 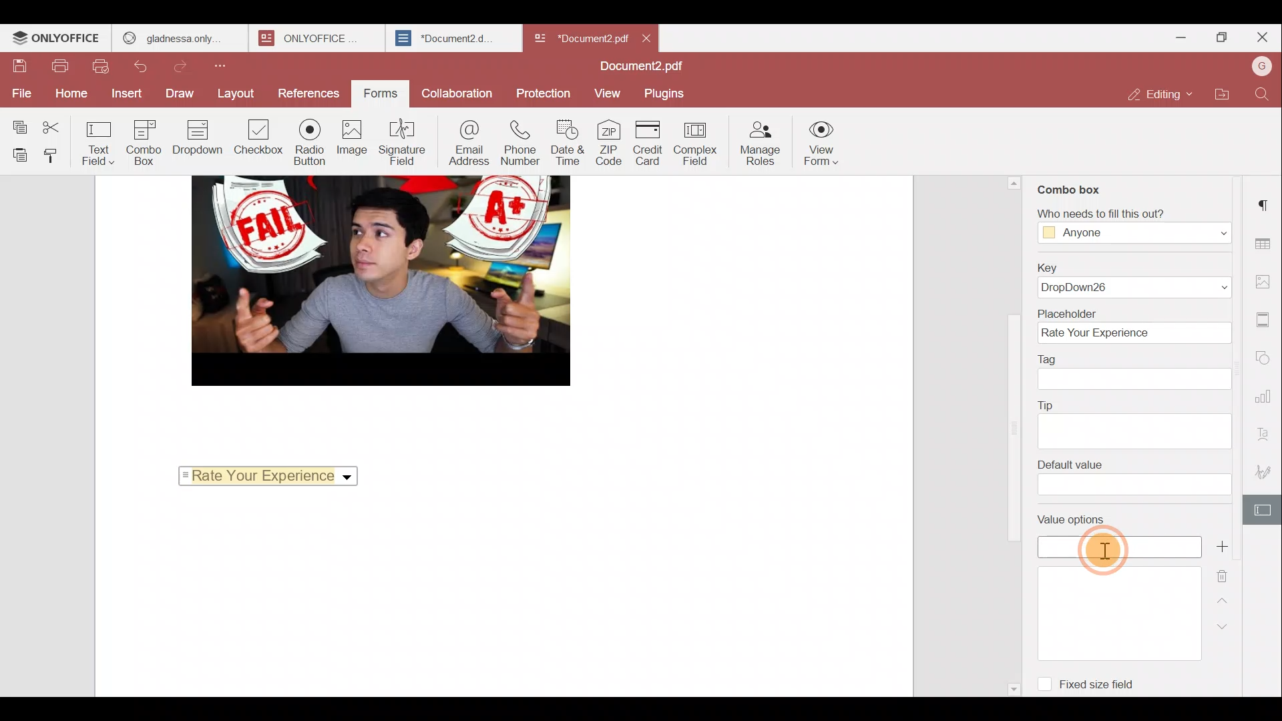 What do you see at coordinates (123, 93) in the screenshot?
I see `Insert` at bounding box center [123, 93].